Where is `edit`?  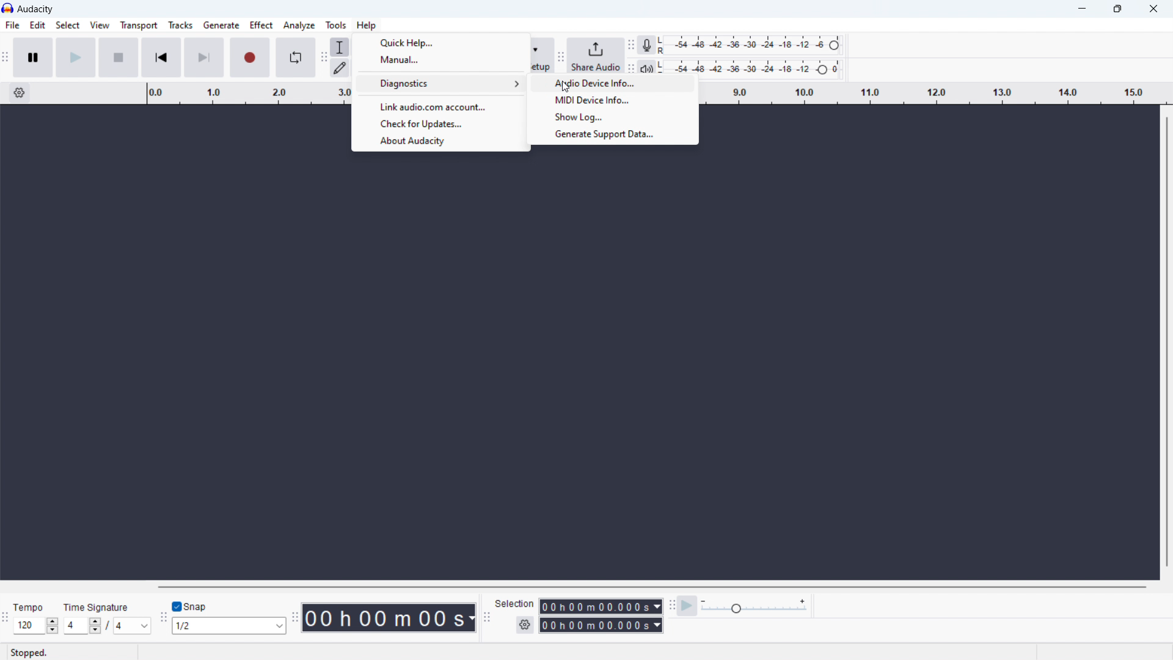 edit is located at coordinates (37, 25).